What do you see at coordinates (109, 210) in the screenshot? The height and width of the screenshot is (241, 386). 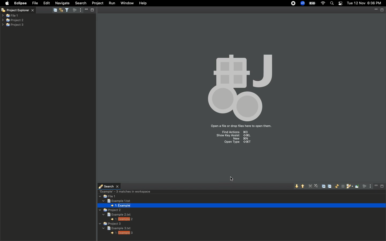 I see `Project 2` at bounding box center [109, 210].